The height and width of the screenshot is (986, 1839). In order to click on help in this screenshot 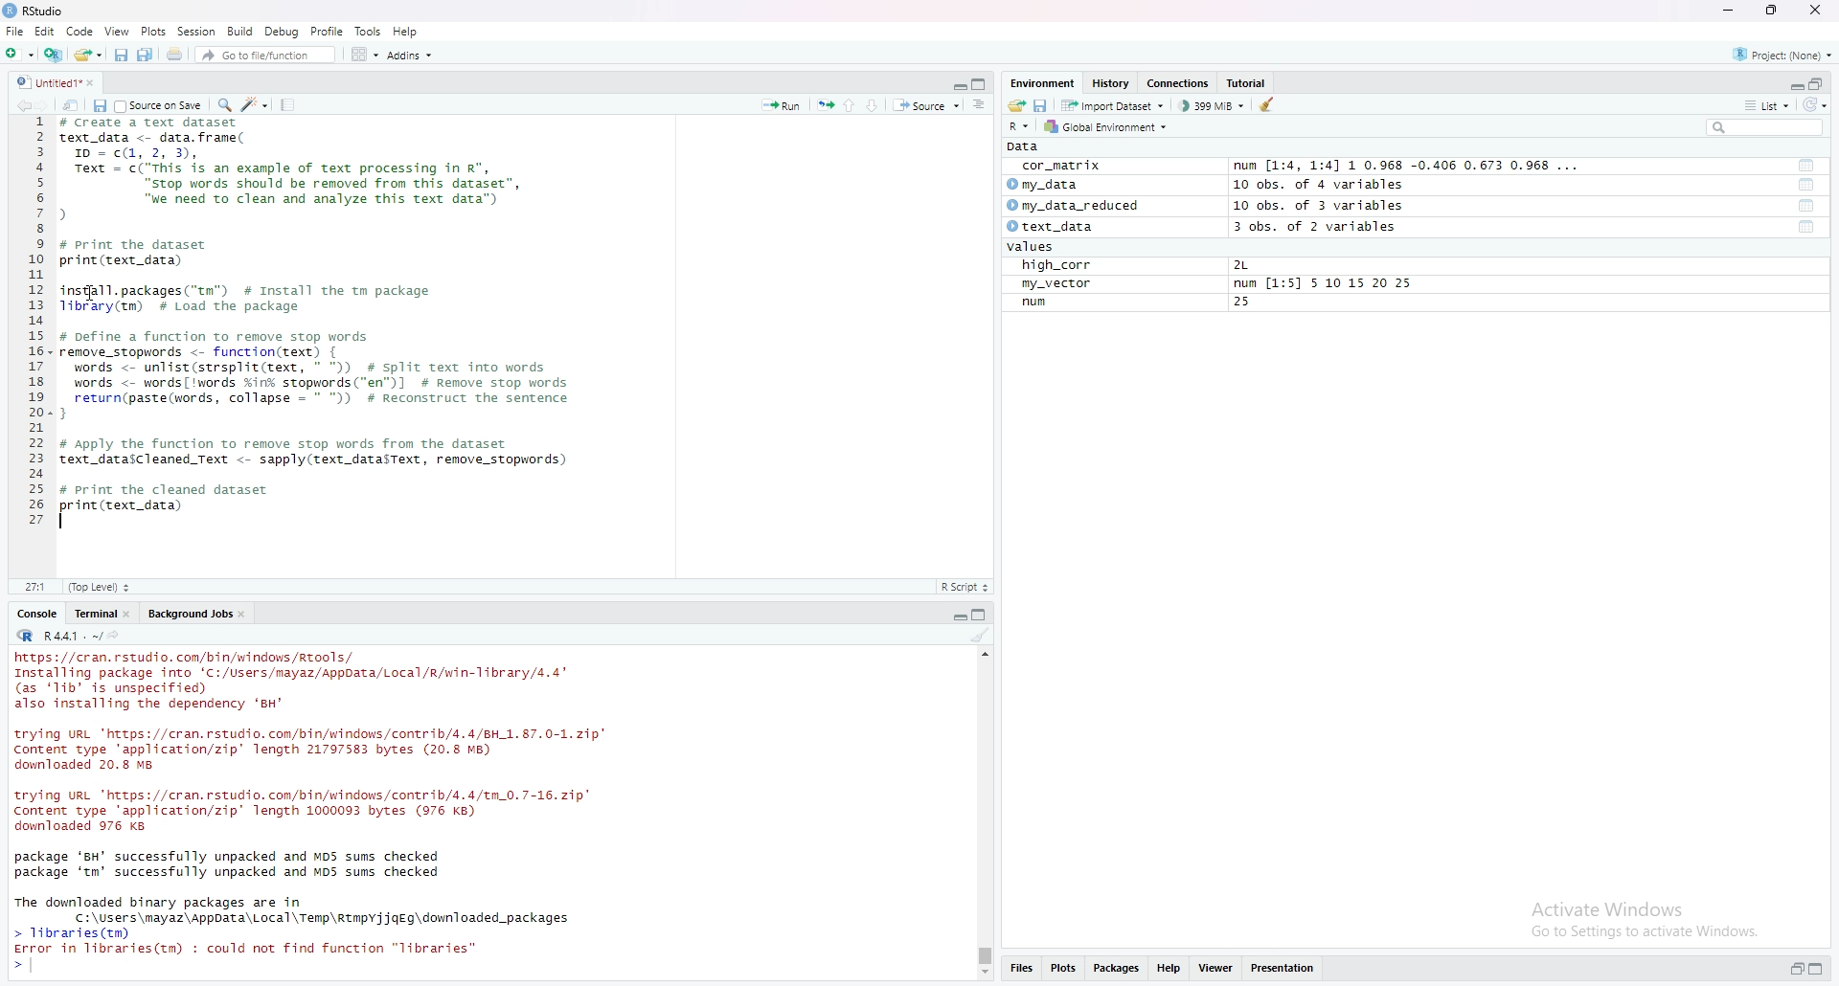, I will do `click(406, 32)`.